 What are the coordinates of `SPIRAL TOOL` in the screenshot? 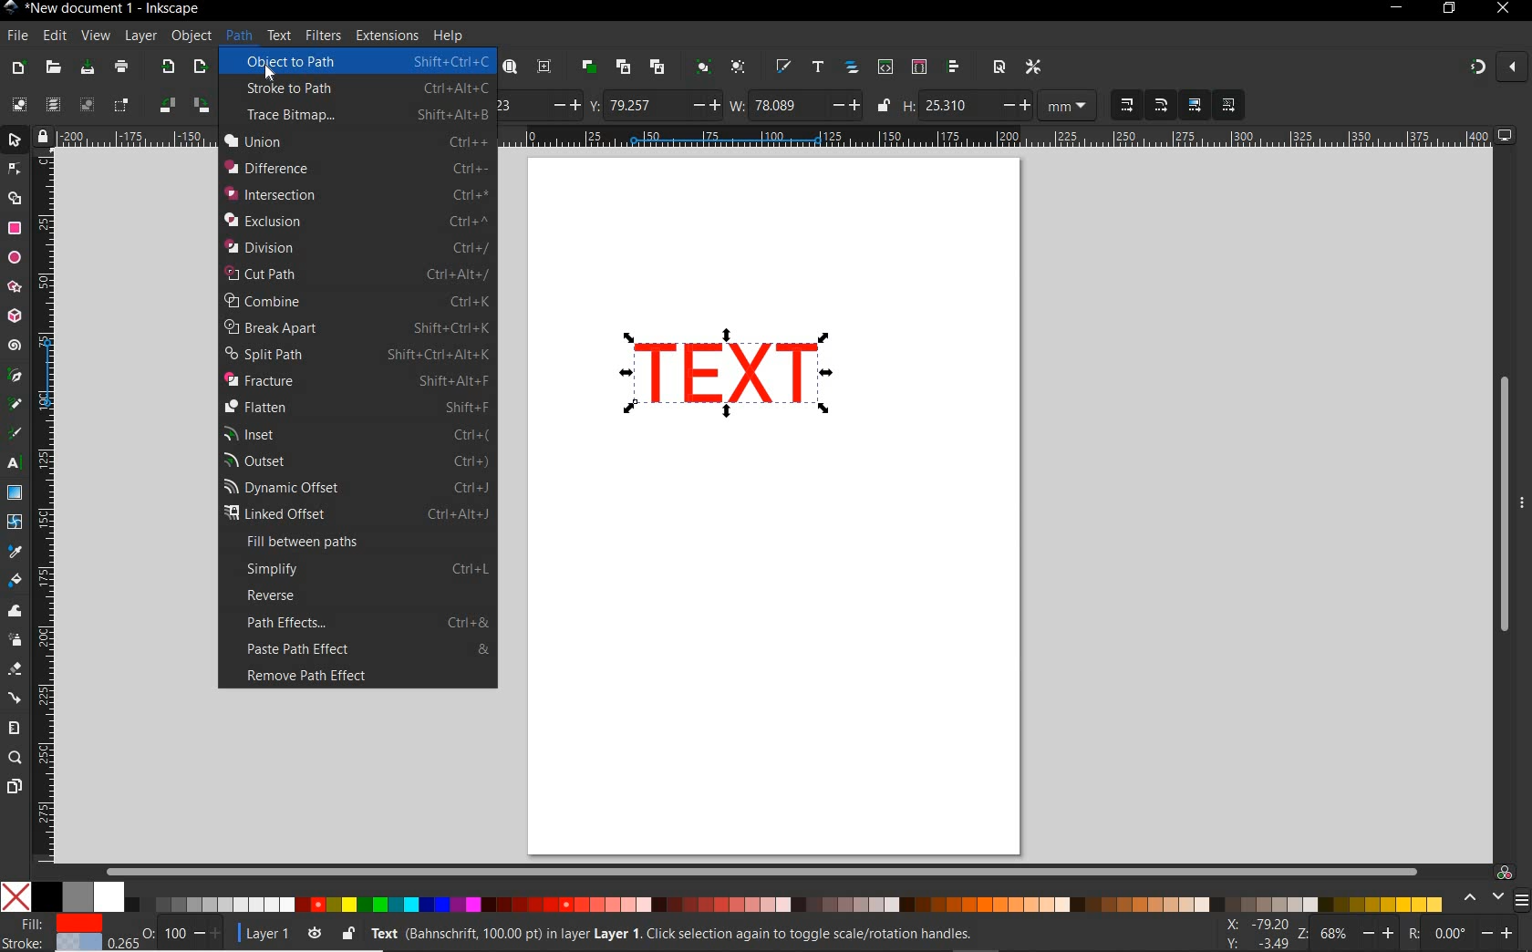 It's located at (15, 347).